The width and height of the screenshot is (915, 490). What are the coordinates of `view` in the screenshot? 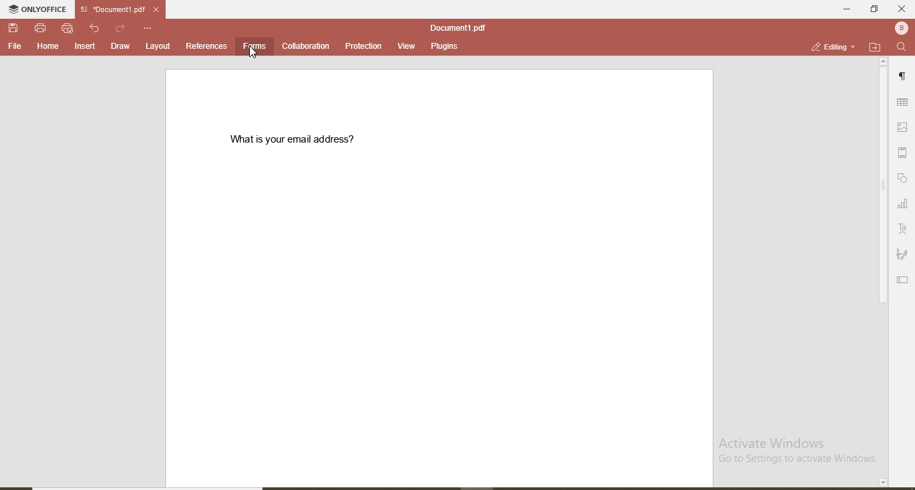 It's located at (403, 44).